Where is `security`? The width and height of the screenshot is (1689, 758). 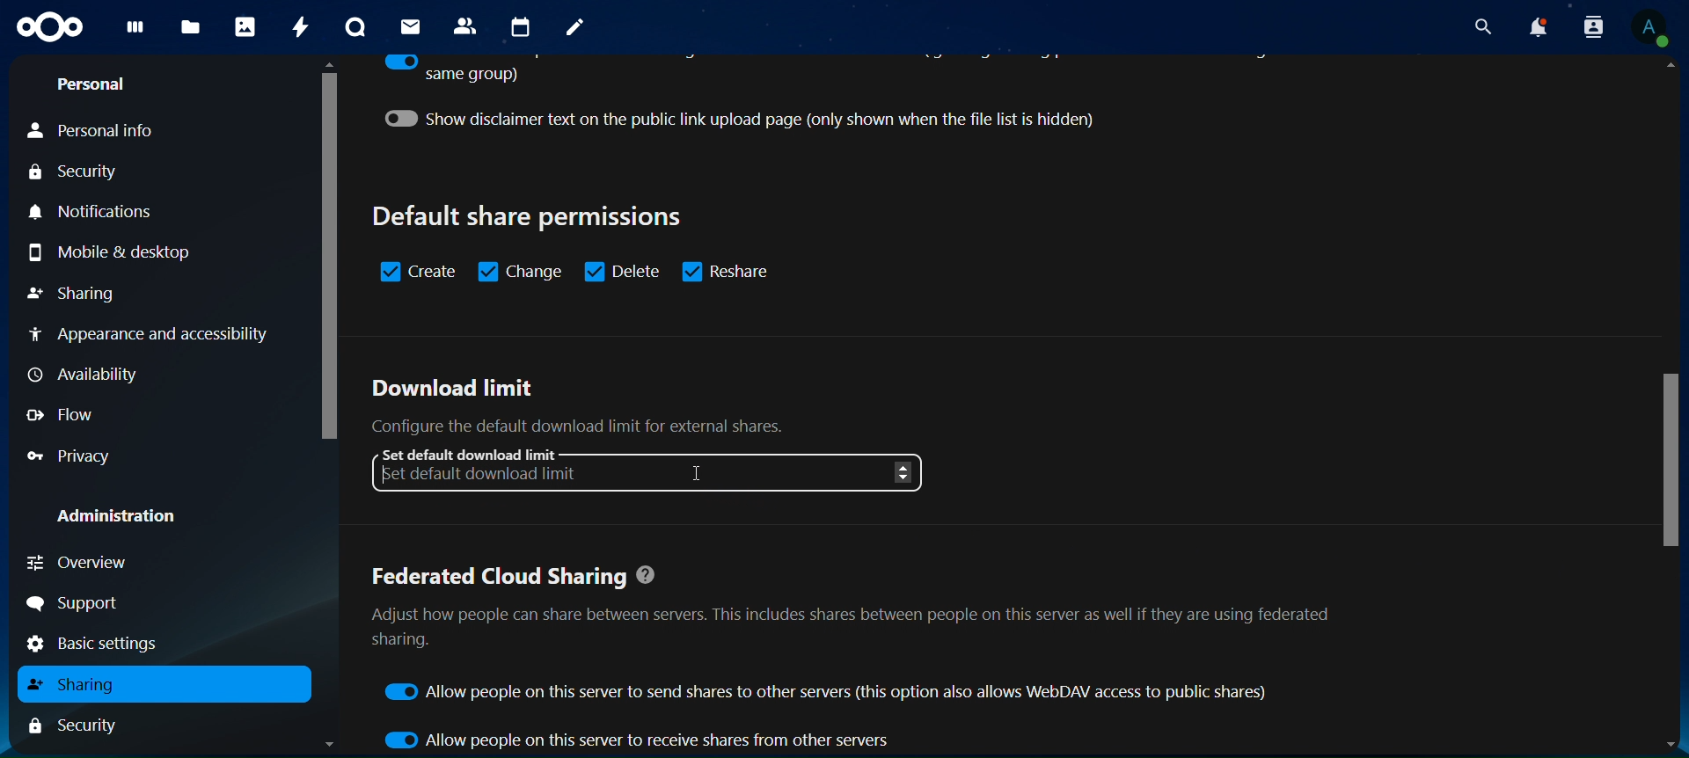
security is located at coordinates (75, 172).